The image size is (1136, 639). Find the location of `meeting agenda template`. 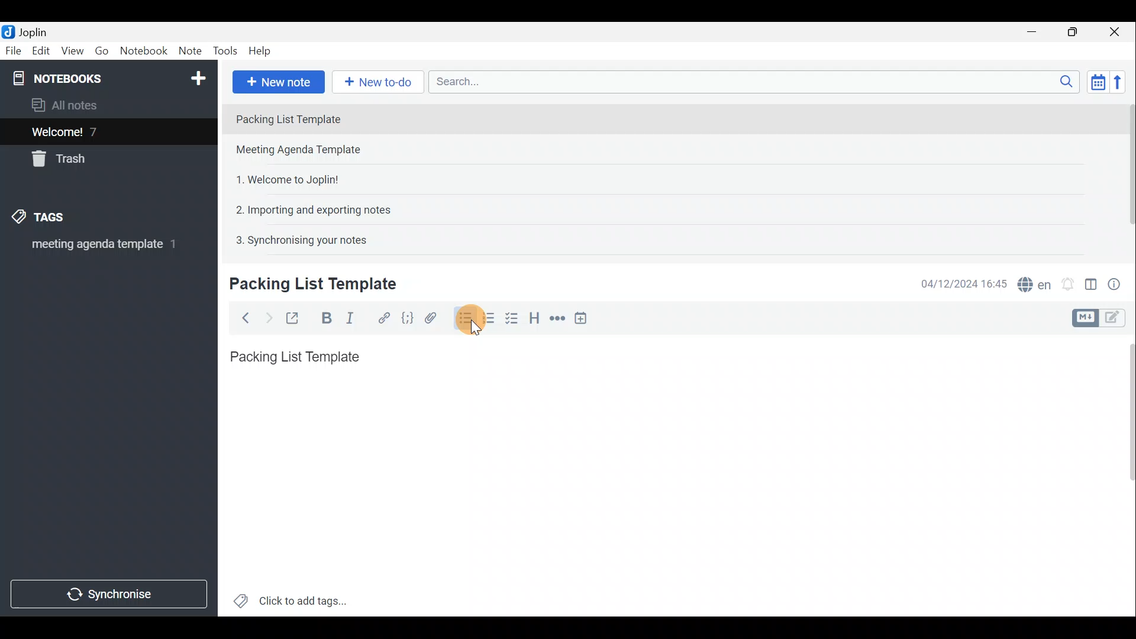

meeting agenda template is located at coordinates (102, 248).